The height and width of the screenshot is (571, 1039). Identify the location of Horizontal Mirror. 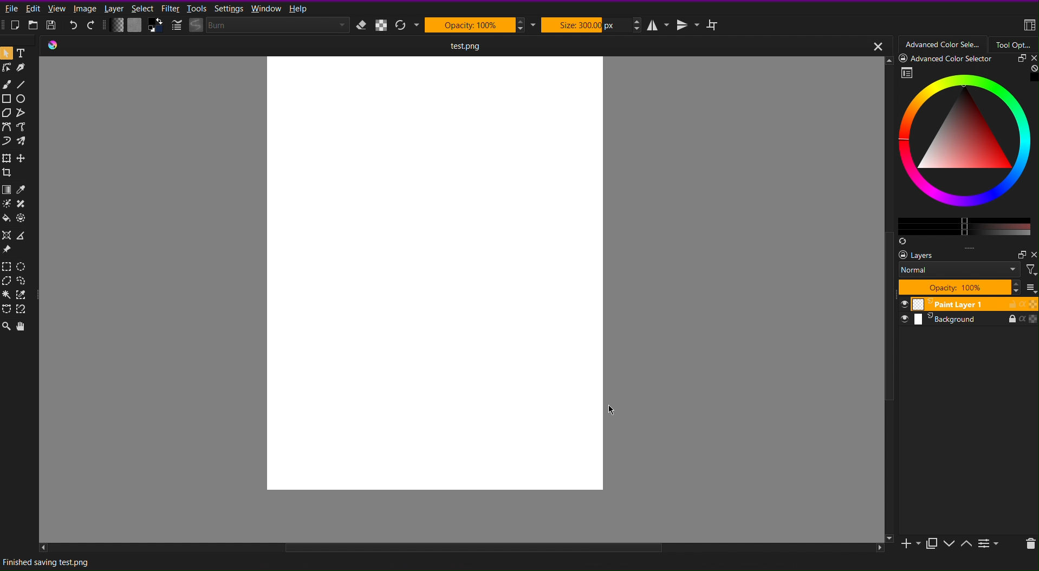
(660, 24).